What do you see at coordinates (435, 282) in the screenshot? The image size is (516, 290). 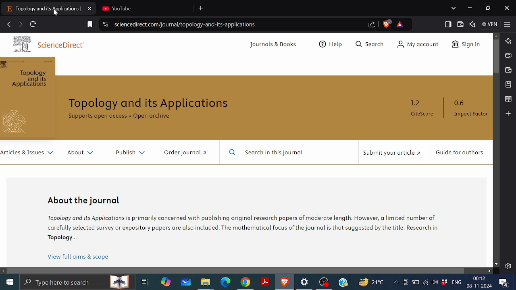 I see `Speaker/headphones` at bounding box center [435, 282].